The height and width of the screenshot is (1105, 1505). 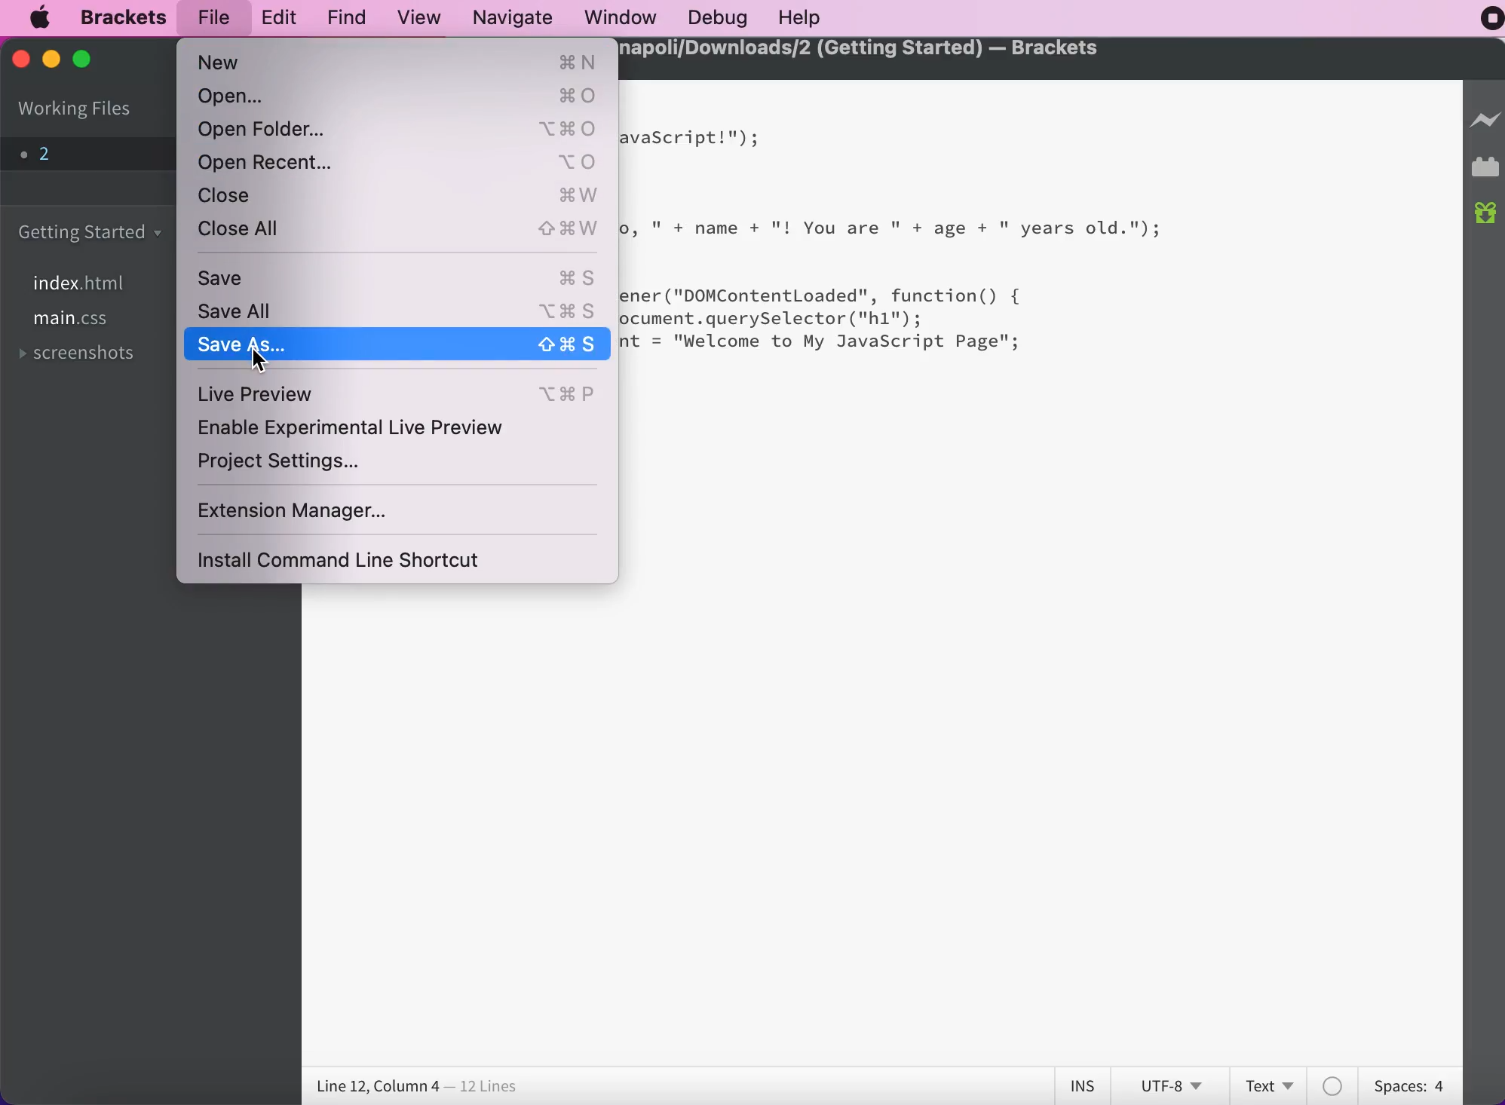 What do you see at coordinates (369, 559) in the screenshot?
I see `install command line shortcut` at bounding box center [369, 559].